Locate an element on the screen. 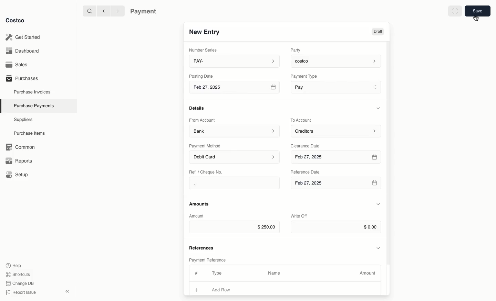  Purchase Items is located at coordinates (30, 133).